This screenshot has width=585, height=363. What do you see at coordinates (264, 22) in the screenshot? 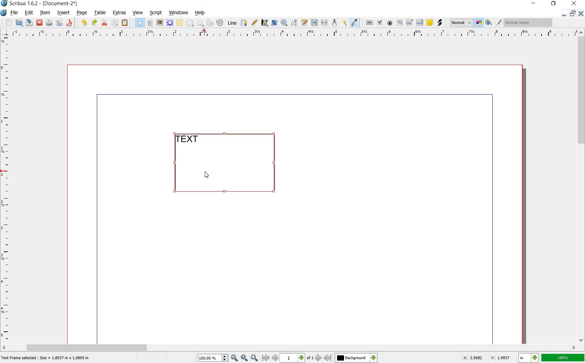
I see `calligraphic line` at bounding box center [264, 22].